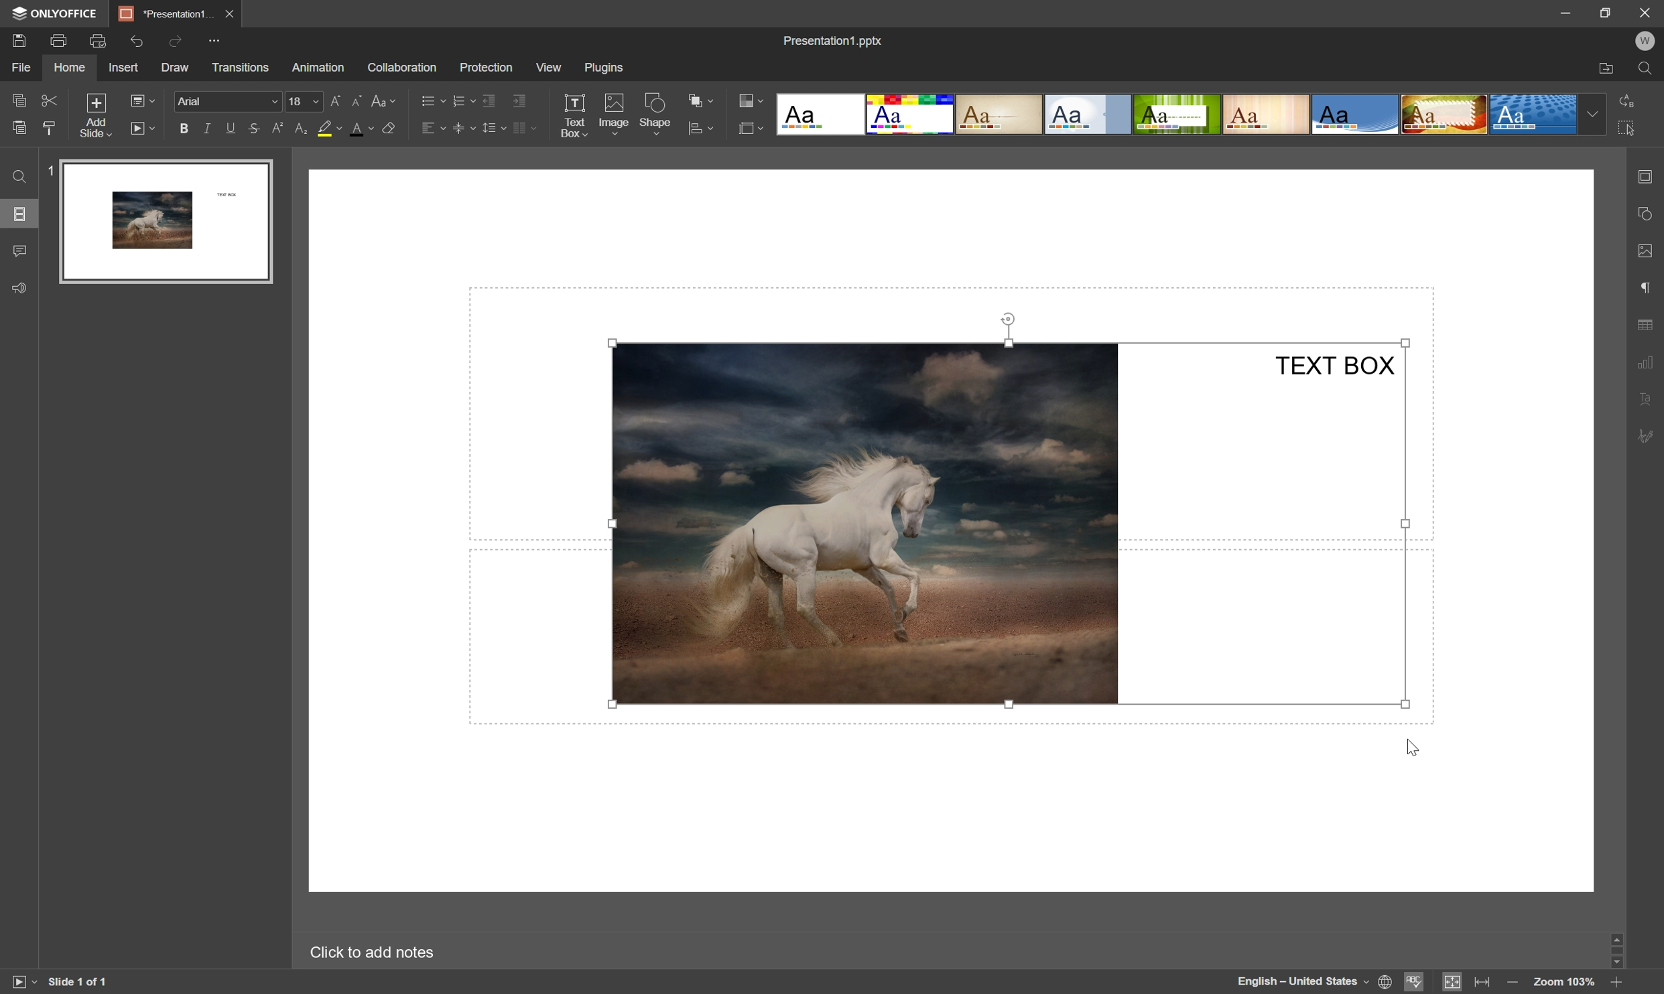 The width and height of the screenshot is (1664, 994). Describe the element at coordinates (1630, 100) in the screenshot. I see `replace` at that location.